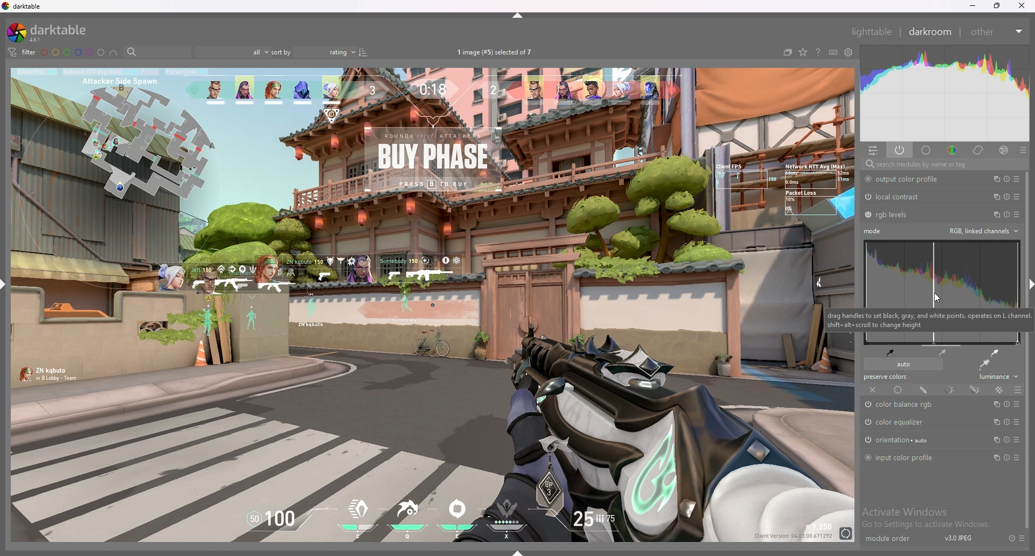 This screenshot has width=1035, height=556. I want to click on multiple instances action, so click(996, 404).